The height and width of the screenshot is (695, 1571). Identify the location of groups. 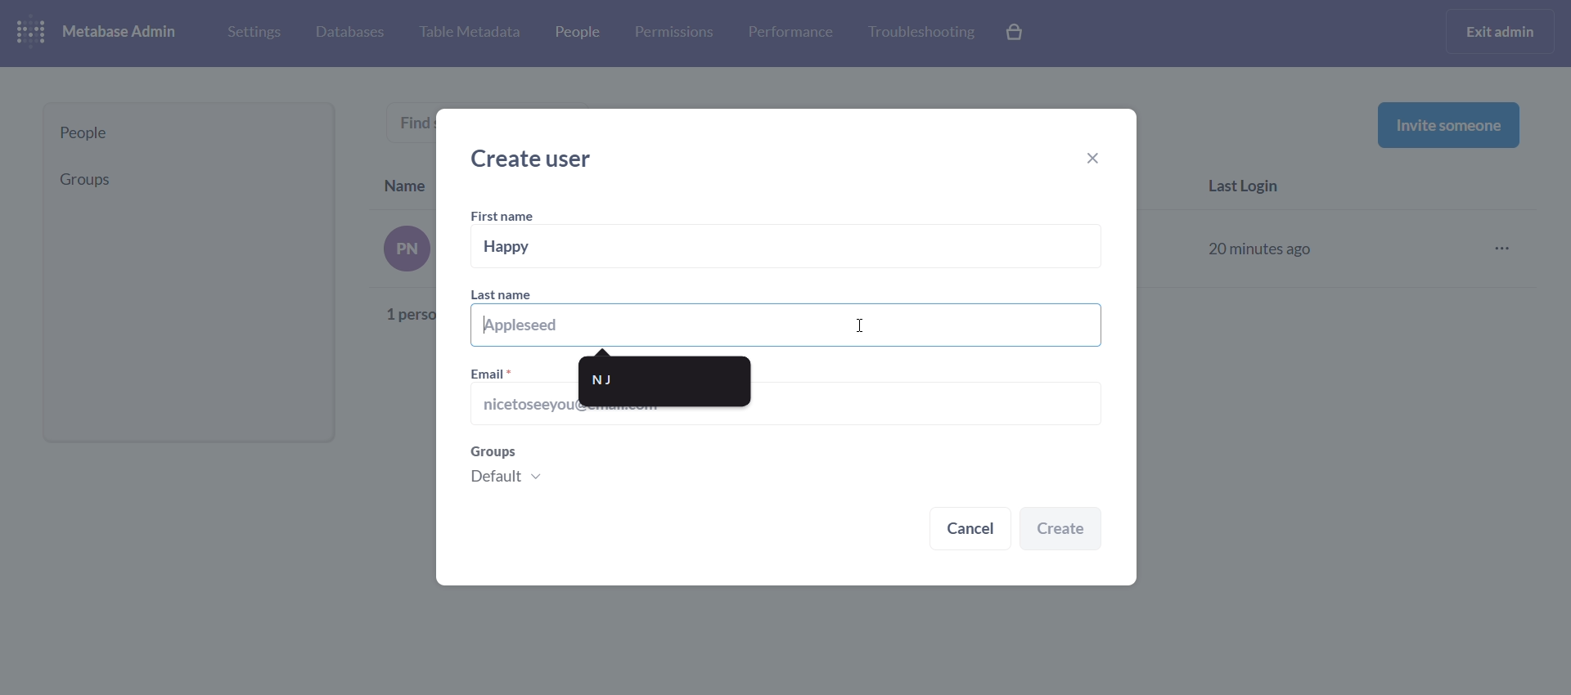
(782, 471).